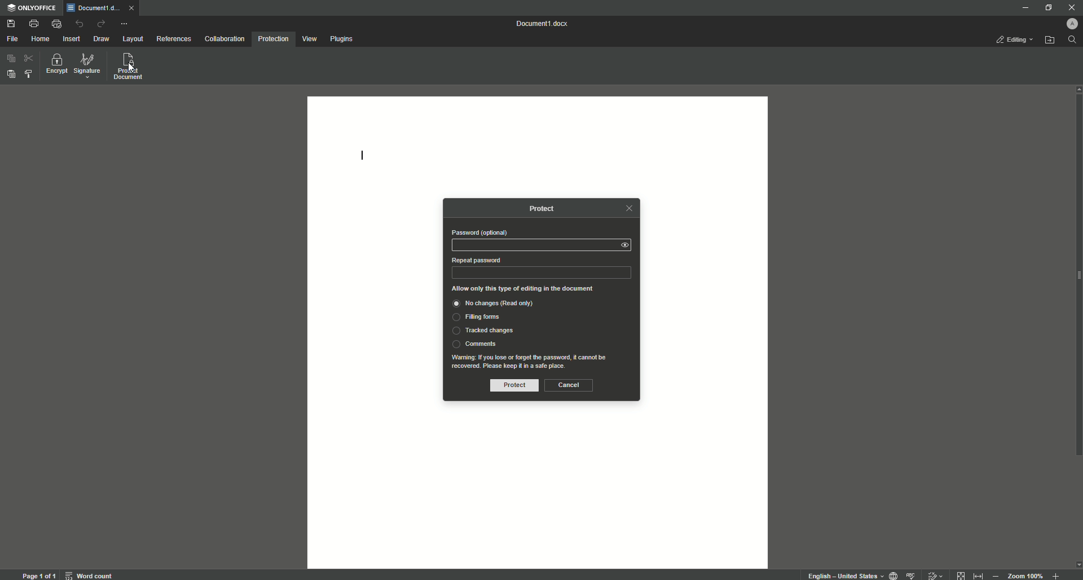 The height and width of the screenshot is (580, 1083). What do you see at coordinates (569, 385) in the screenshot?
I see `Cancel` at bounding box center [569, 385].